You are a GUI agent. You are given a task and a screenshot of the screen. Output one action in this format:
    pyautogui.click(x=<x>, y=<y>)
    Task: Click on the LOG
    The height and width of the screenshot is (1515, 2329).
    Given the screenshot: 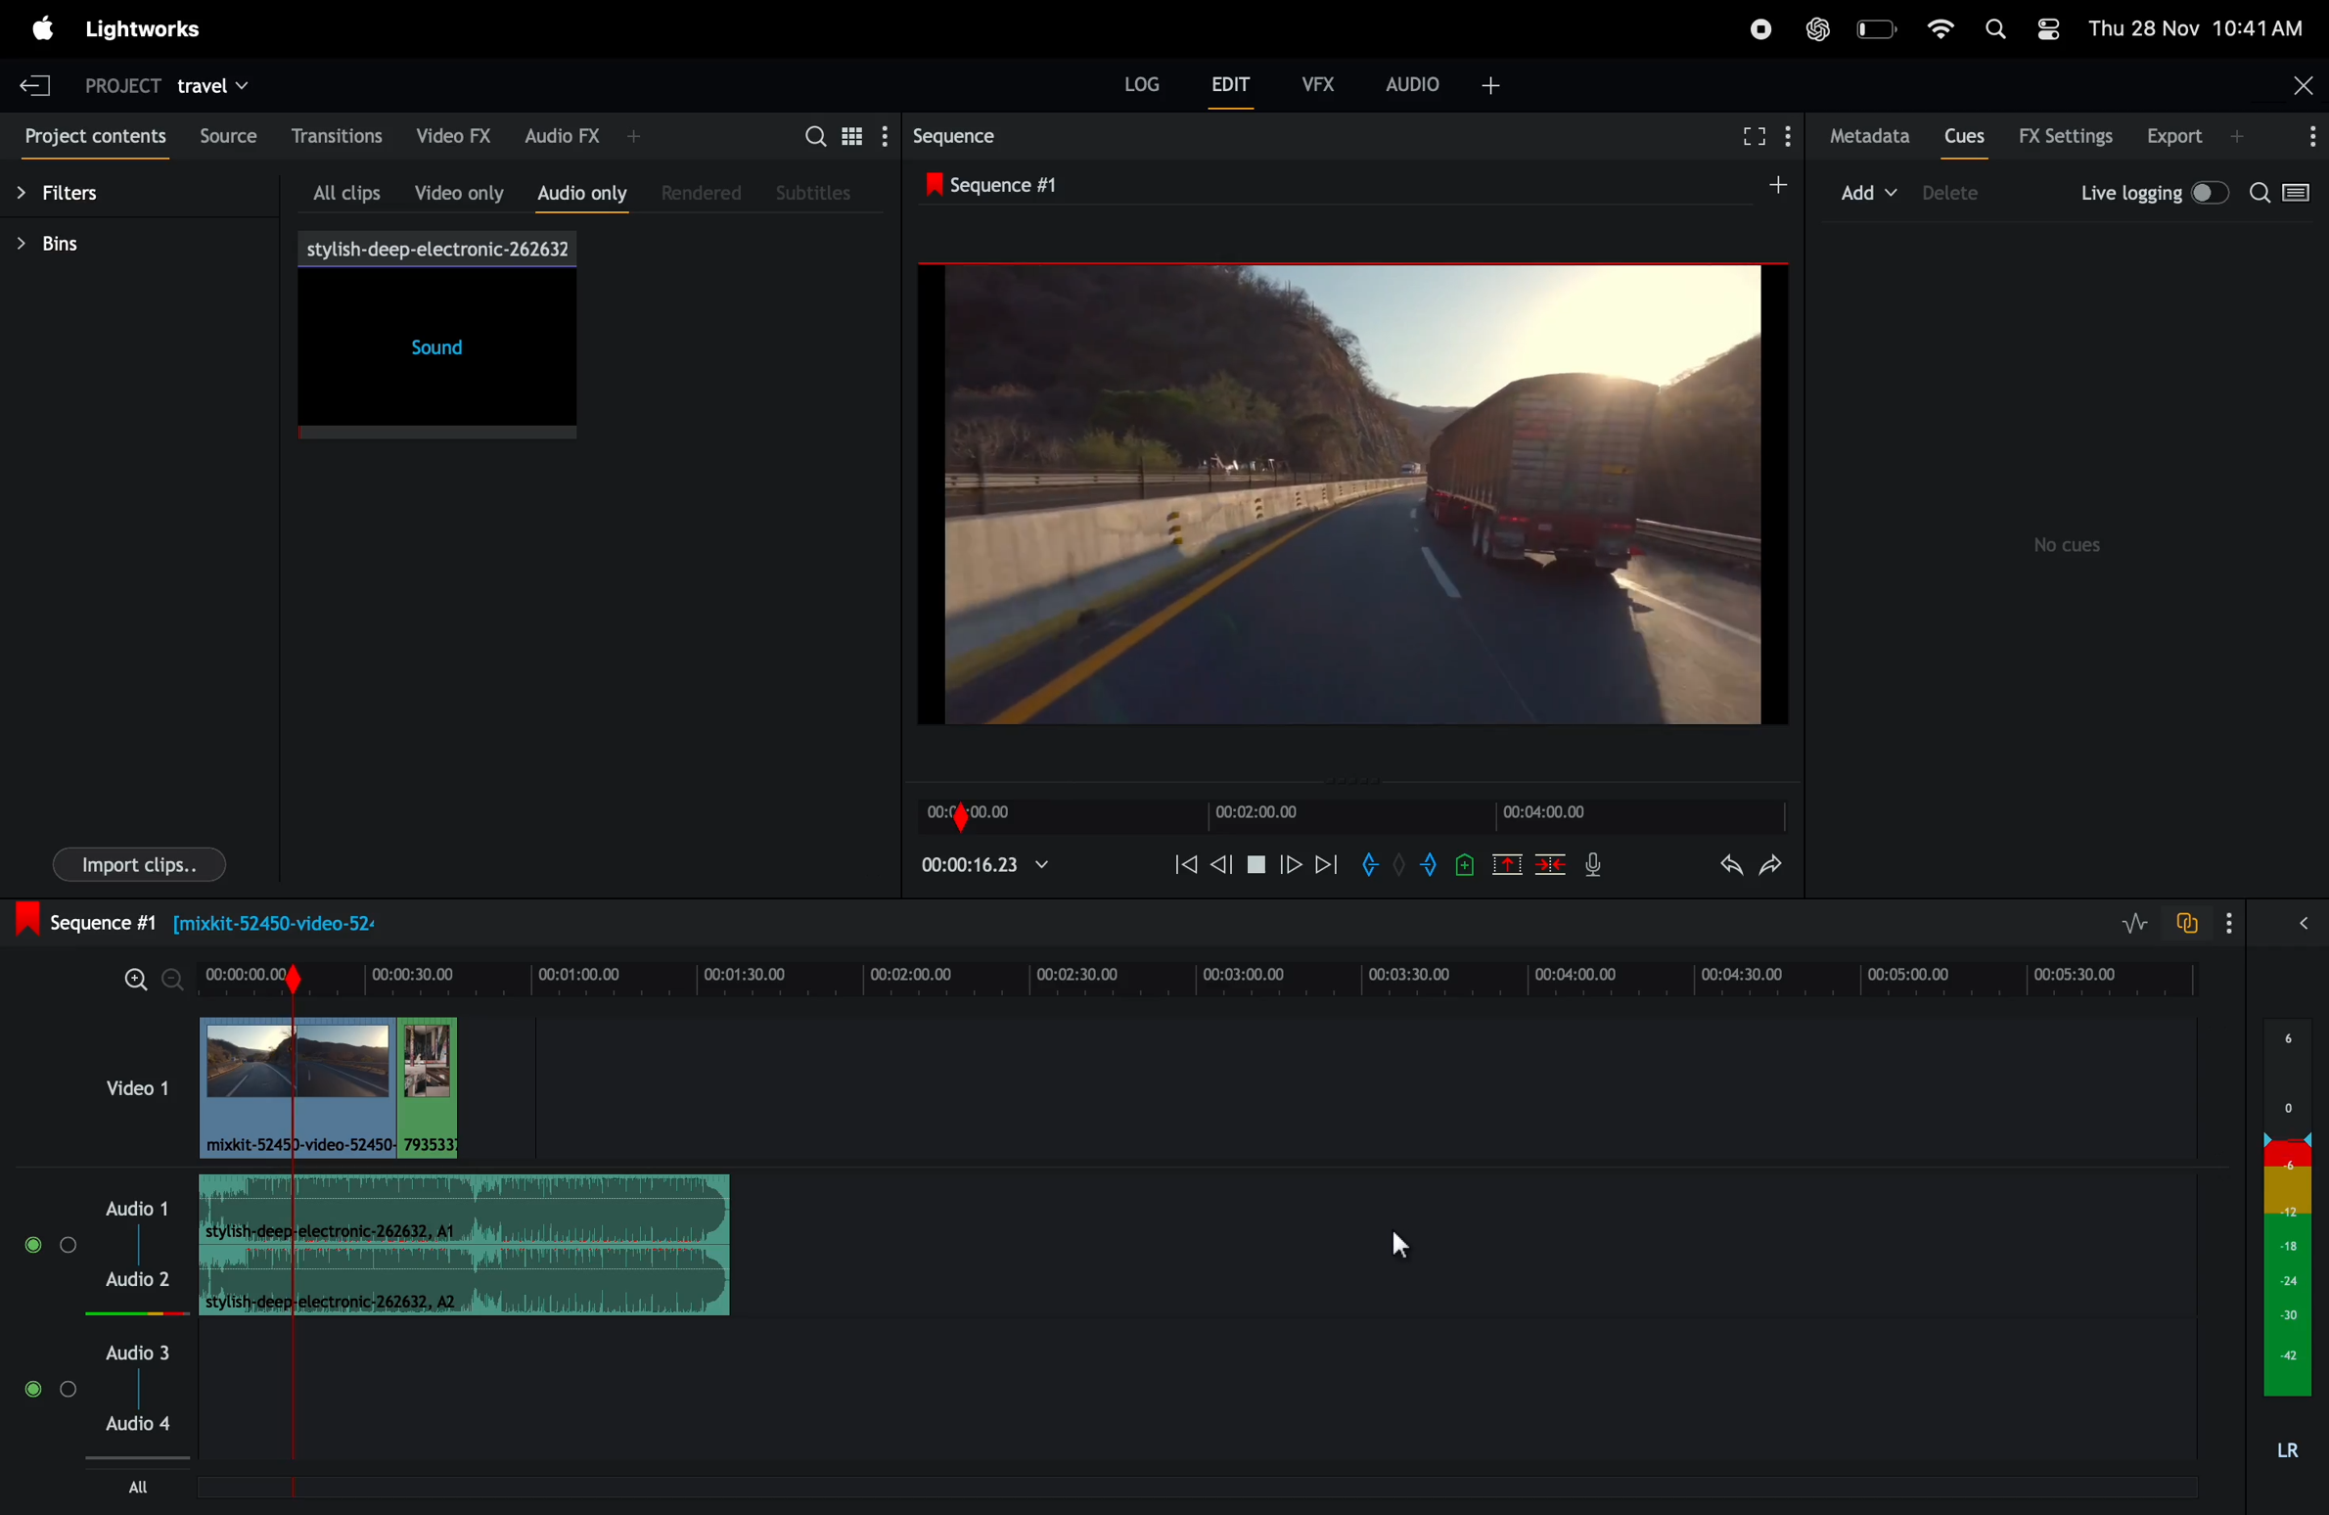 What is the action you would take?
    pyautogui.click(x=1142, y=83)
    